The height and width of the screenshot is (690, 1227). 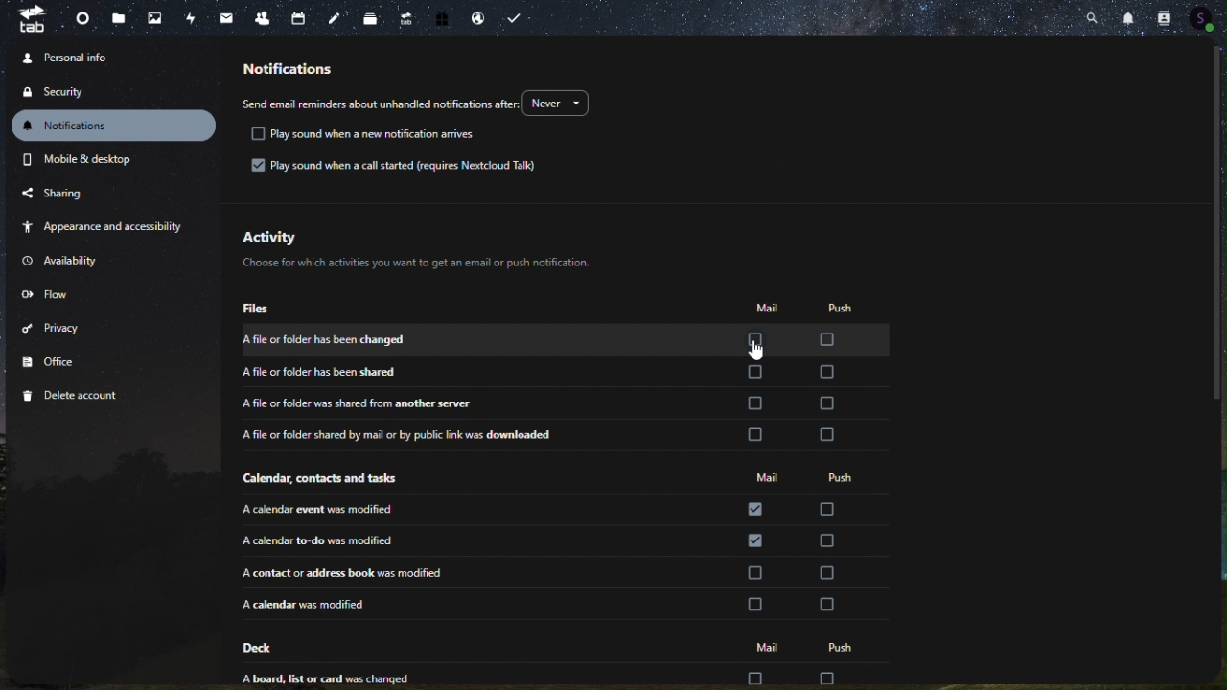 I want to click on check box, so click(x=758, y=605).